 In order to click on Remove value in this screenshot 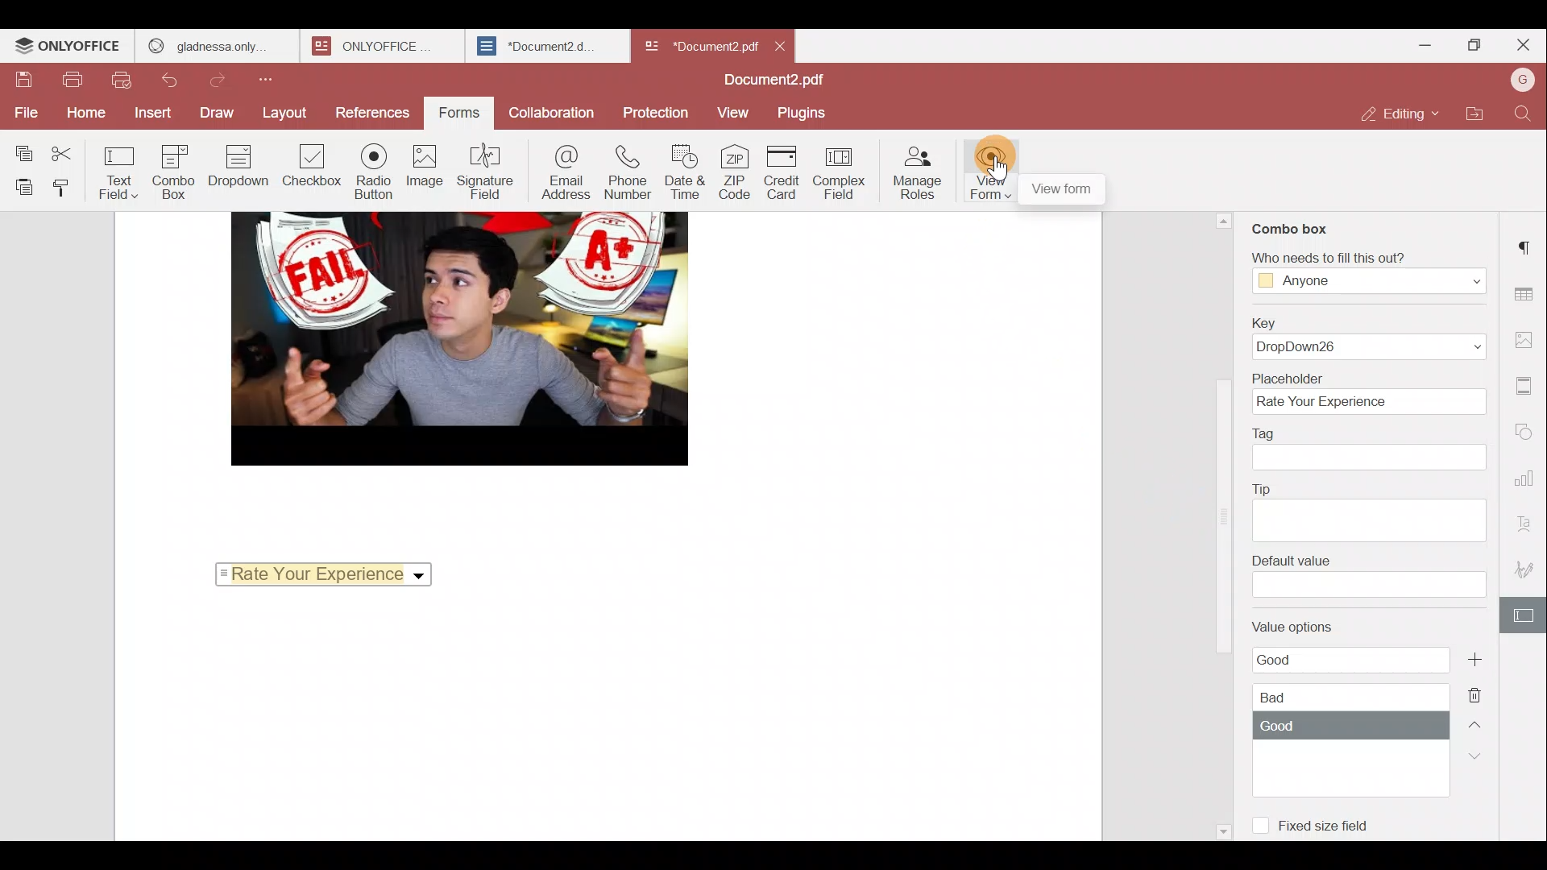, I will do `click(1478, 696)`.